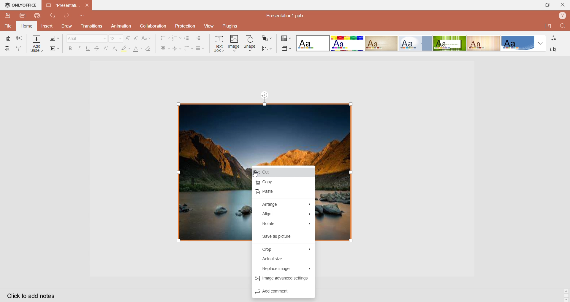 The height and width of the screenshot is (302, 570). Describe the element at coordinates (177, 38) in the screenshot. I see `Numbering` at that location.